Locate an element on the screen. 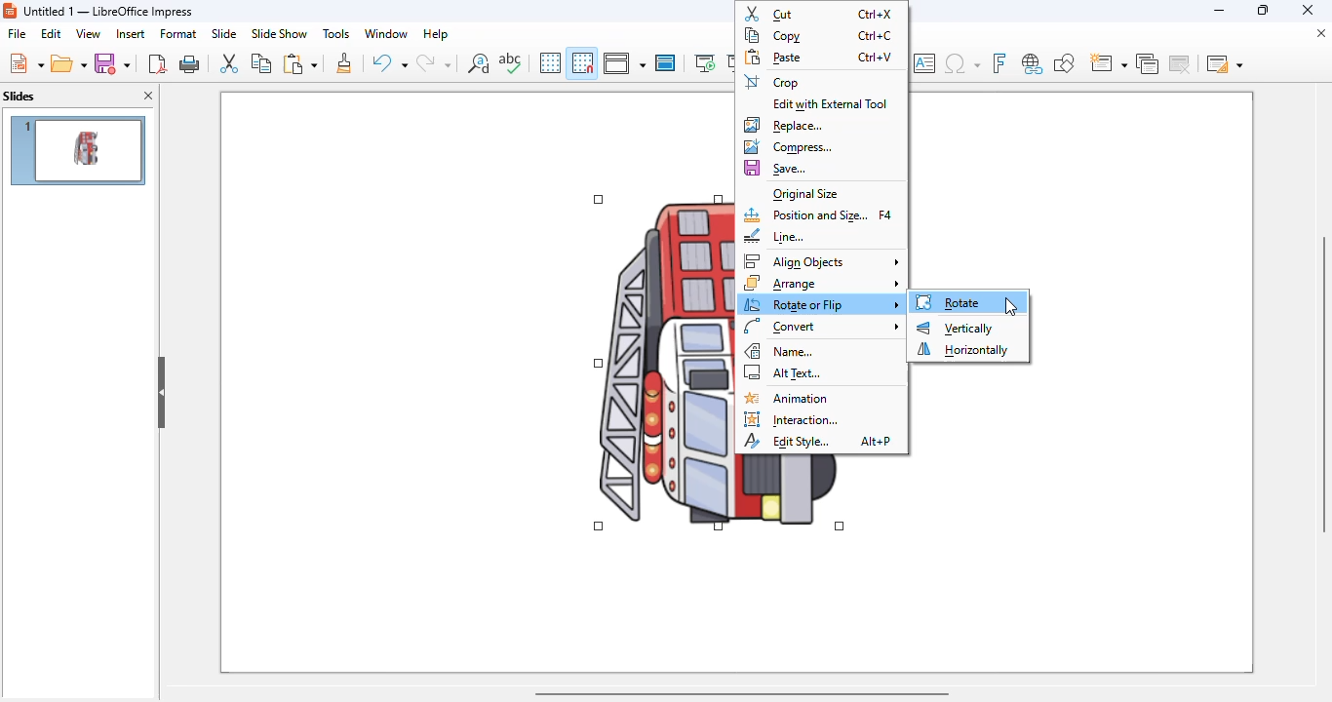 The height and width of the screenshot is (702, 1332). vertical scroll bar is located at coordinates (1324, 383).